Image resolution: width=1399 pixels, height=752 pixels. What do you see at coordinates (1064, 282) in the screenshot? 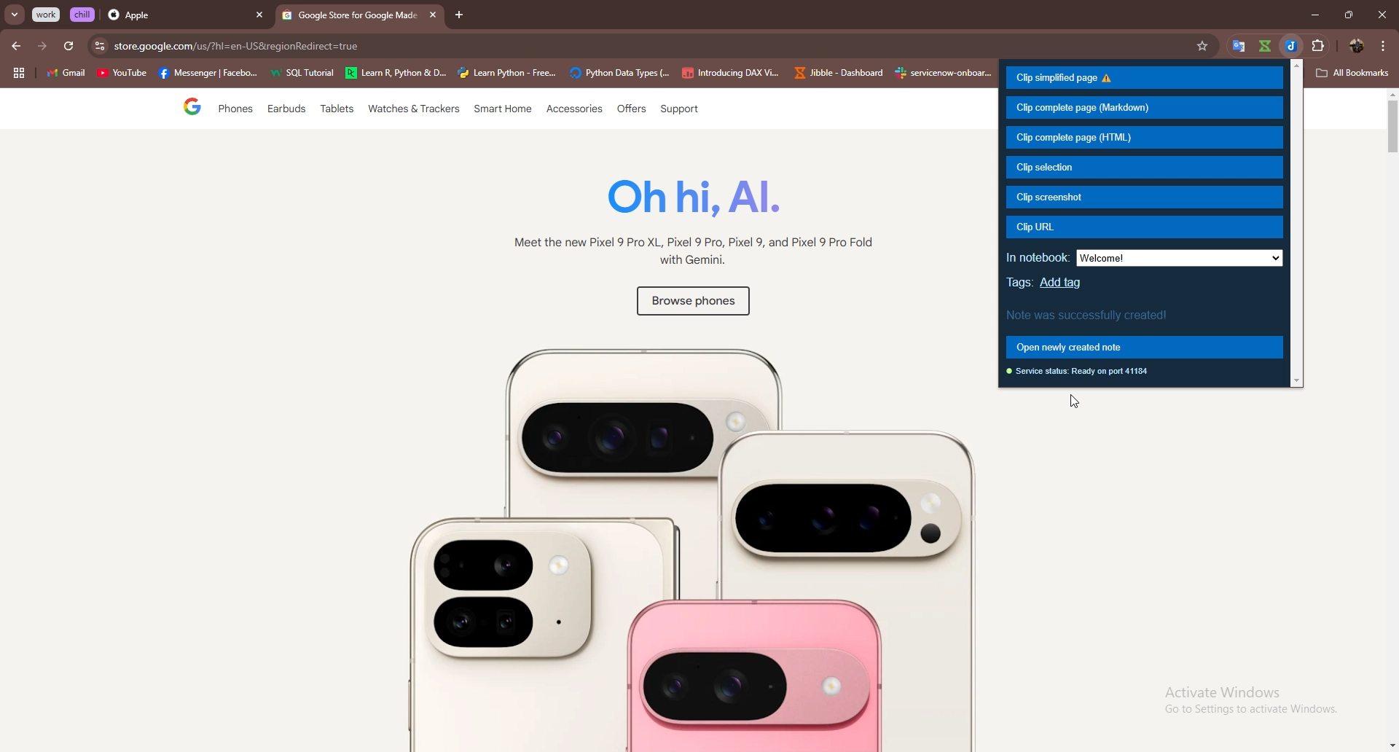
I see `add tag` at bounding box center [1064, 282].